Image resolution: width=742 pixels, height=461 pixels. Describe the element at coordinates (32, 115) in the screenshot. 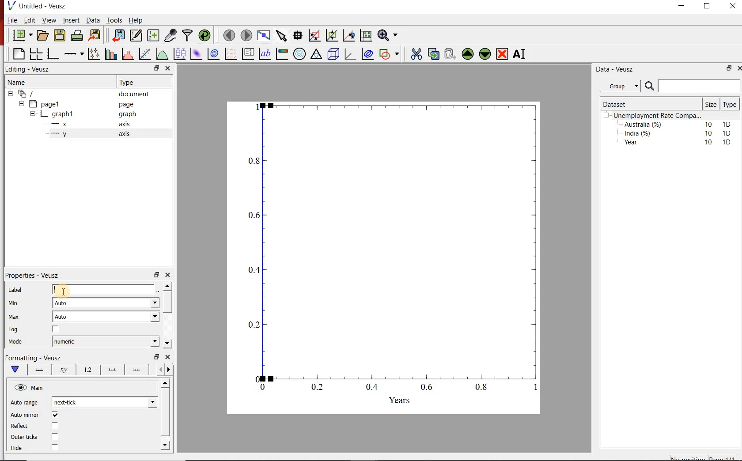

I see `collapse` at that location.